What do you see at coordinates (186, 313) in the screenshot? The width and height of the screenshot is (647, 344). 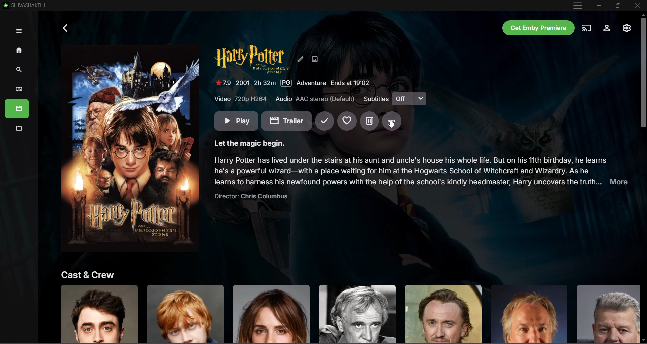 I see `Click to know more about actor` at bounding box center [186, 313].